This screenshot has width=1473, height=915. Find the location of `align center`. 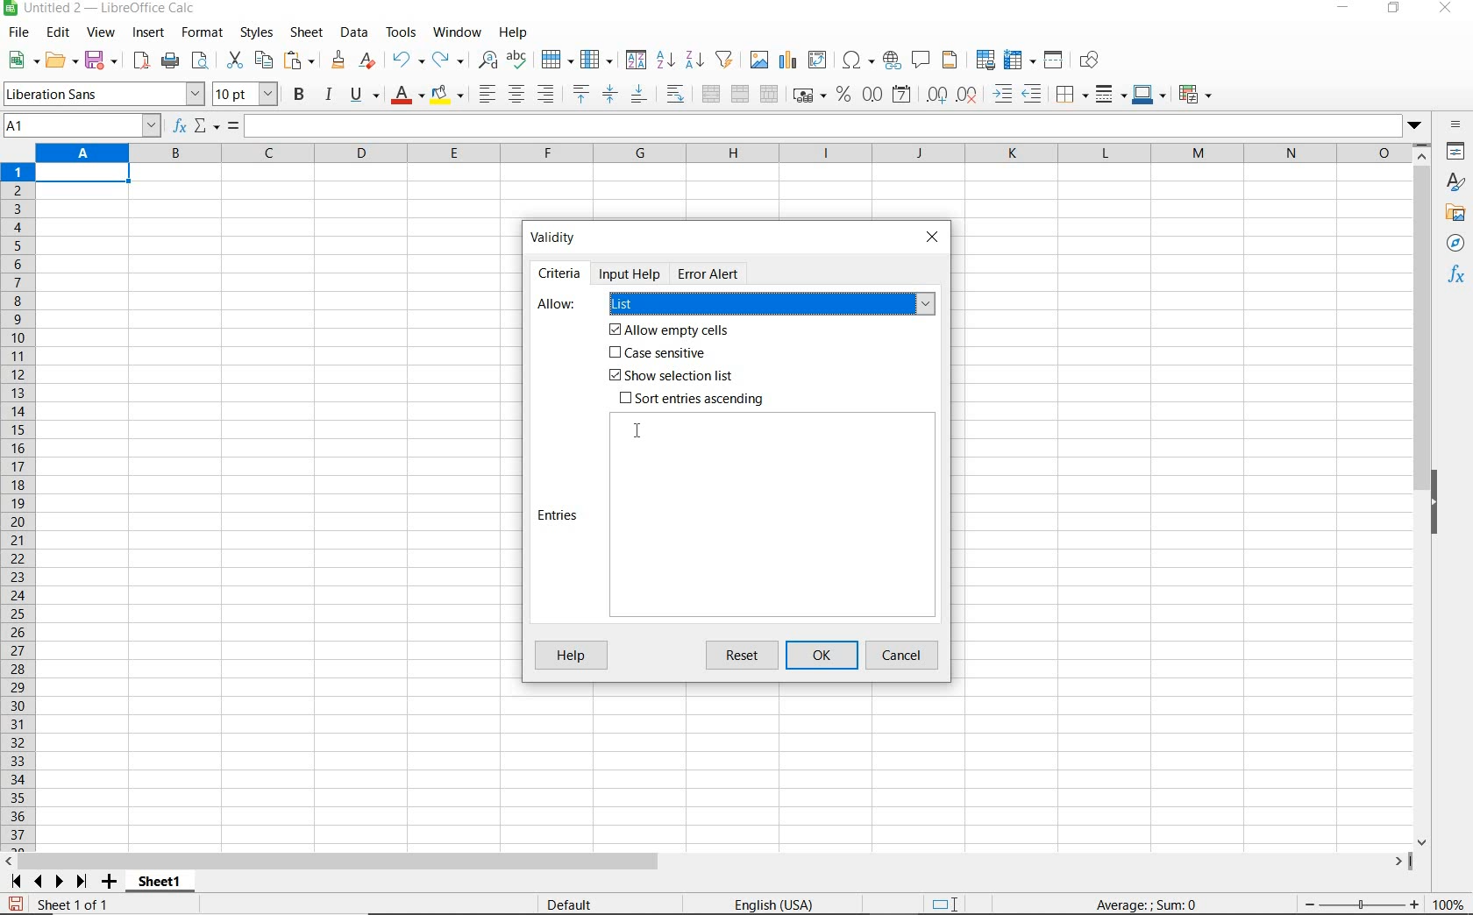

align center is located at coordinates (516, 95).